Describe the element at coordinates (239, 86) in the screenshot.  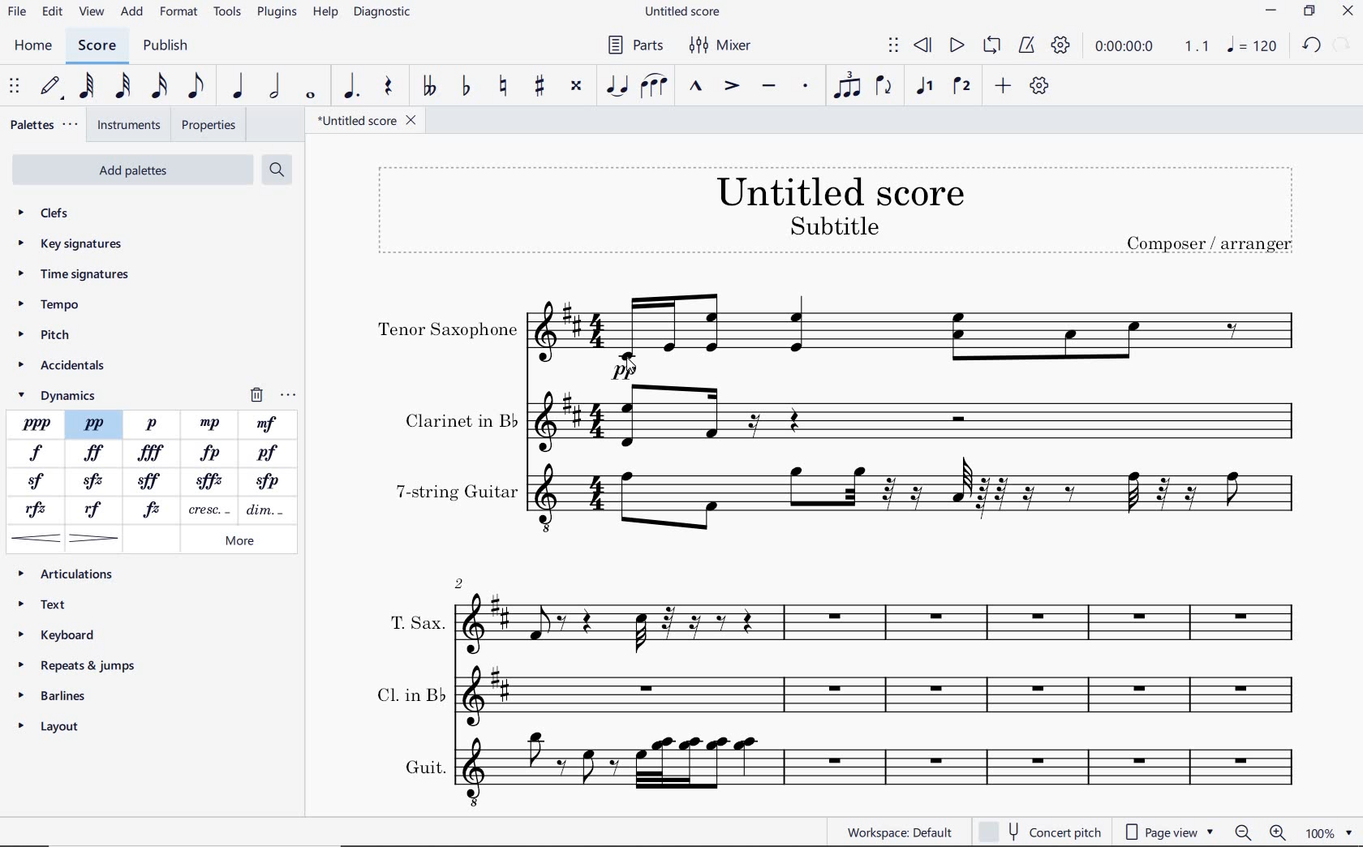
I see `QUARTER NOTE` at that location.